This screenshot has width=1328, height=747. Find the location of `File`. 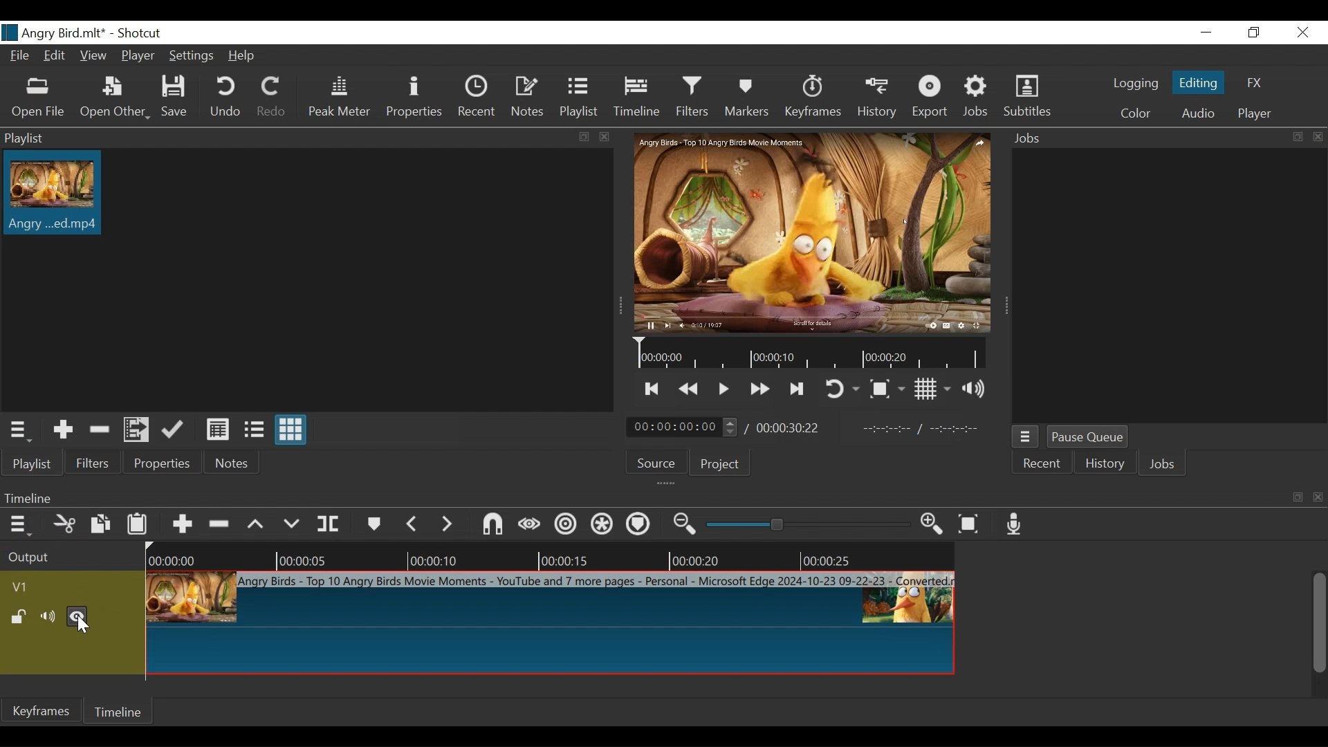

File is located at coordinates (19, 55).